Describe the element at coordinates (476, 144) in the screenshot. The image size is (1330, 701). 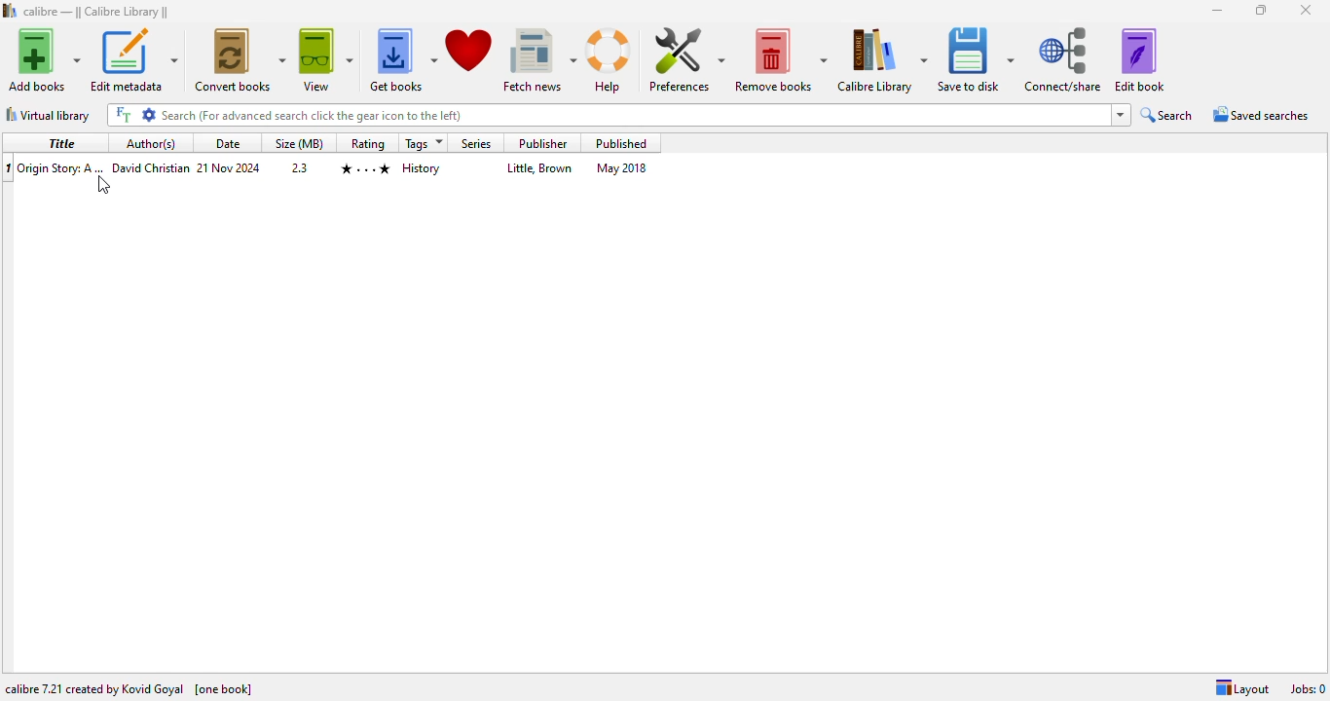
I see `series` at that location.